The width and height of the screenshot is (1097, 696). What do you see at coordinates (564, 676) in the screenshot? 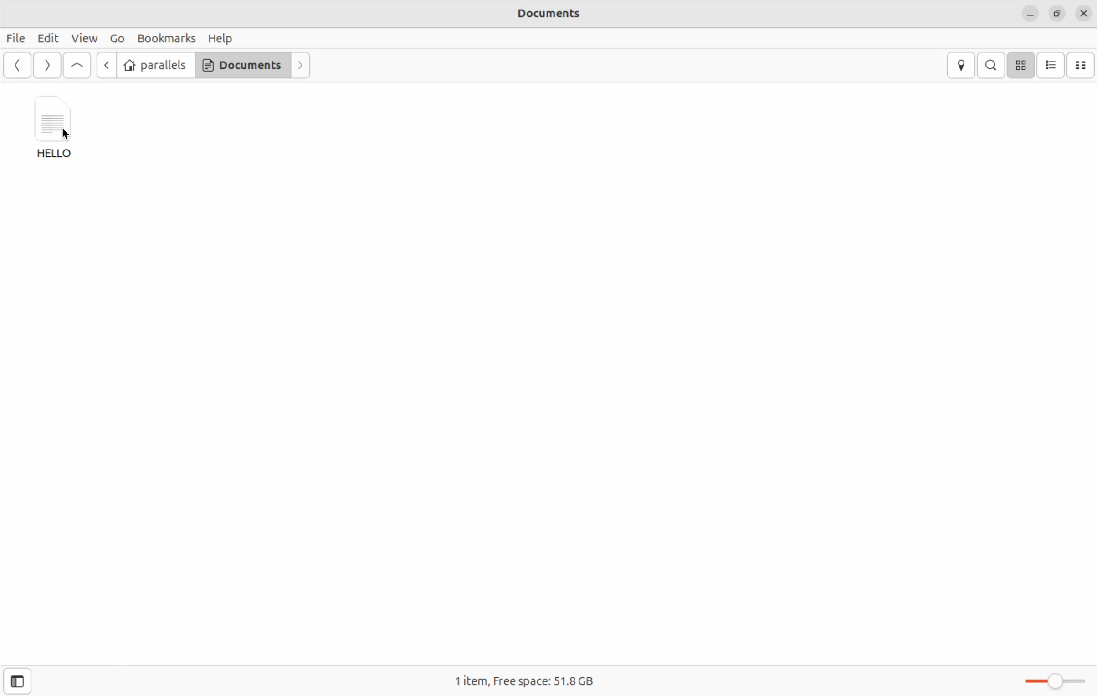
I see `1 item, Free space: 51.8 GB` at bounding box center [564, 676].